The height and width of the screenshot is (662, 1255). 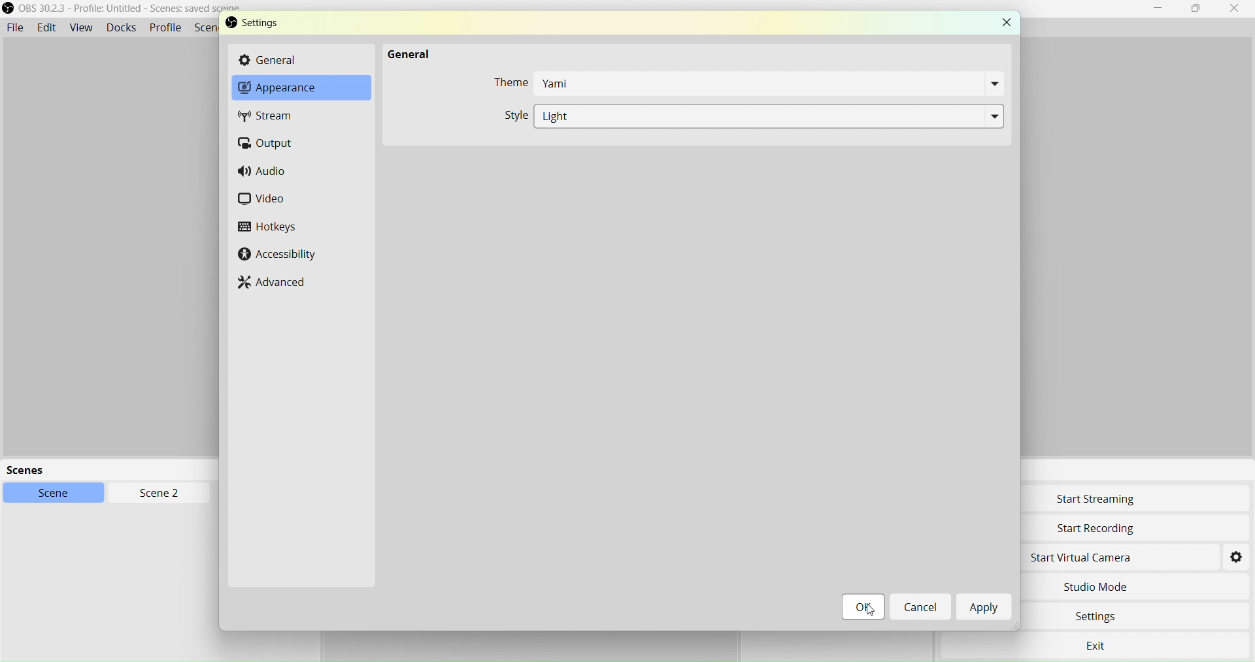 I want to click on Exit, so click(x=1100, y=645).